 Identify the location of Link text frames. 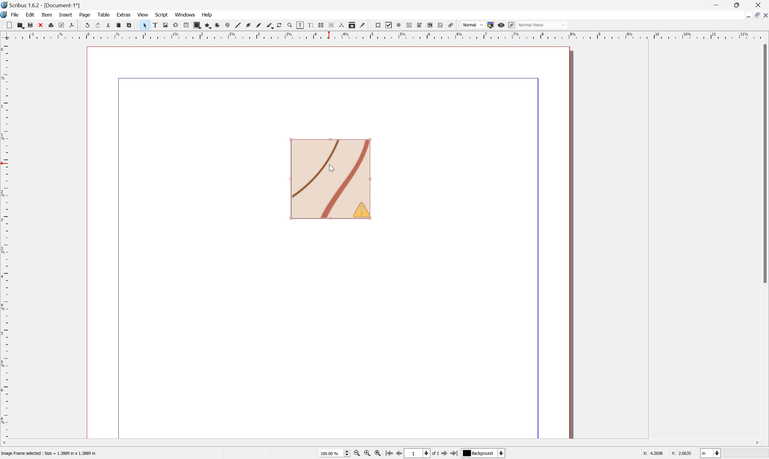
(323, 25).